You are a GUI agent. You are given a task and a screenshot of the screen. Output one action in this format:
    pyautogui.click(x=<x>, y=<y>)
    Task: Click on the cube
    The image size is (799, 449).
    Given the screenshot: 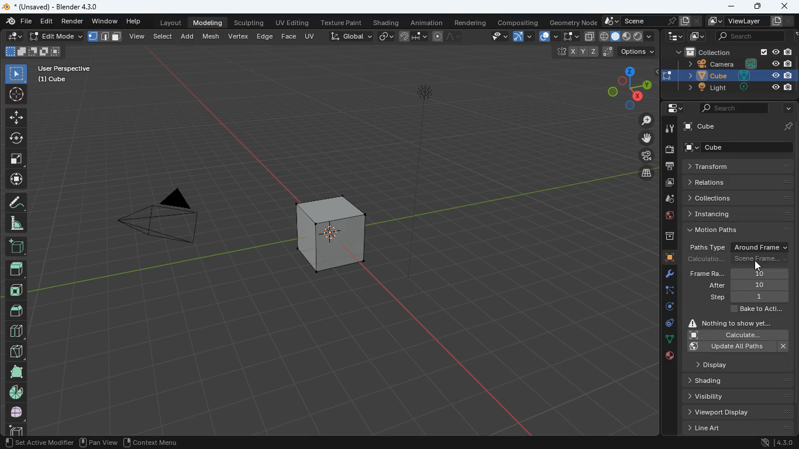 What is the action you would take?
    pyautogui.click(x=740, y=126)
    